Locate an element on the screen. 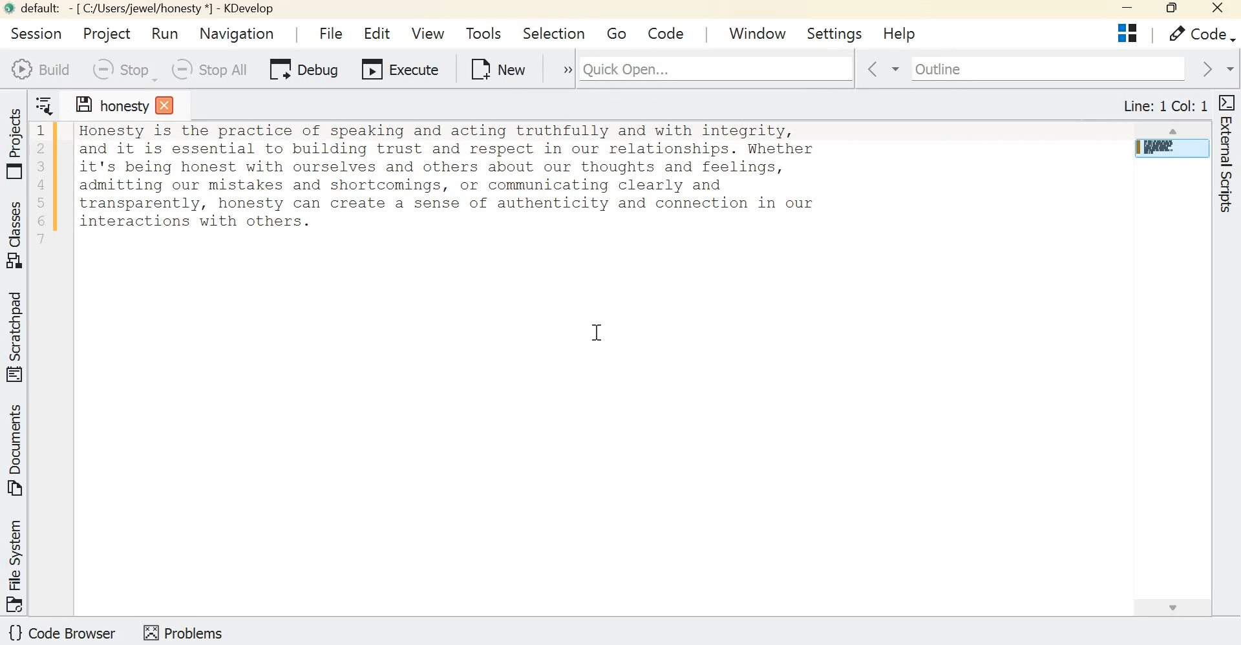 This screenshot has width=1241, height=645. honesty is located at coordinates (123, 110).